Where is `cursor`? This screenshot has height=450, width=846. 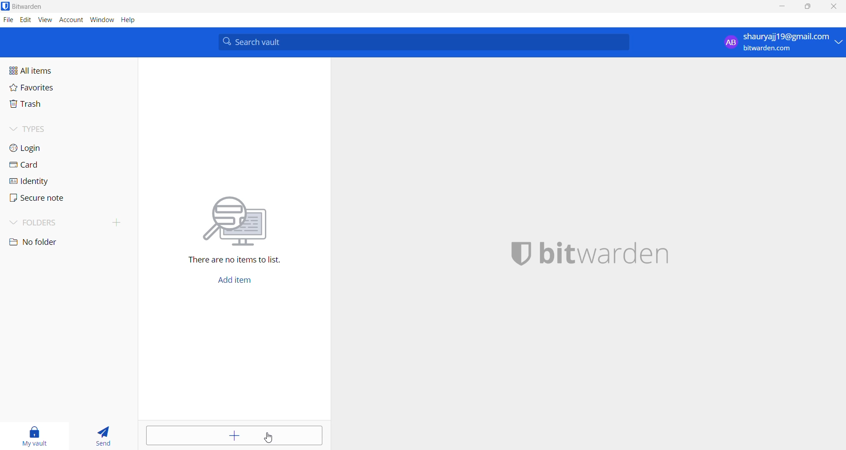 cursor is located at coordinates (269, 439).